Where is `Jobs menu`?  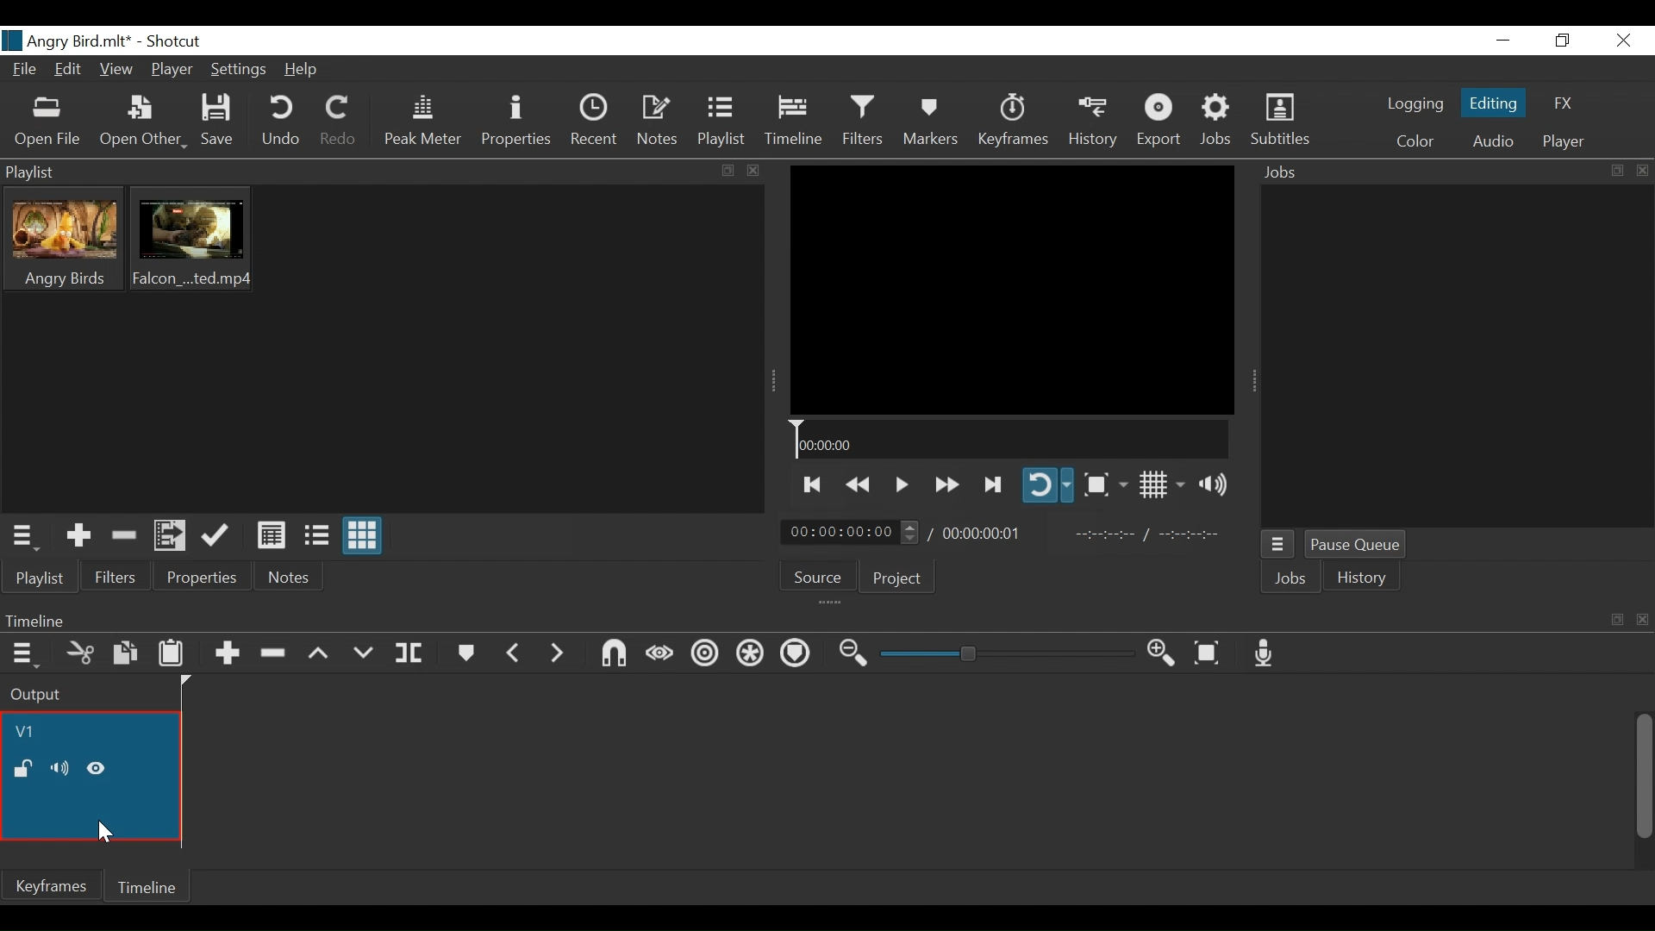 Jobs menu is located at coordinates (1279, 544).